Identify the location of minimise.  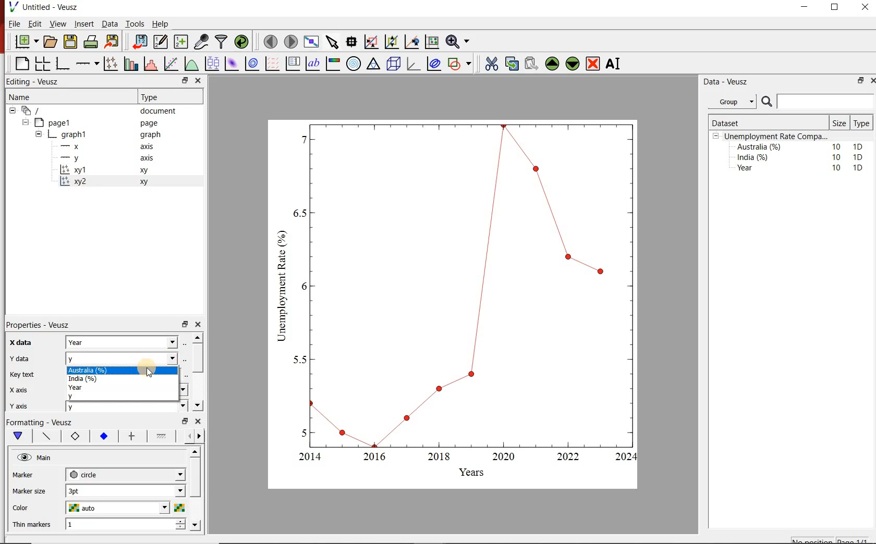
(186, 80).